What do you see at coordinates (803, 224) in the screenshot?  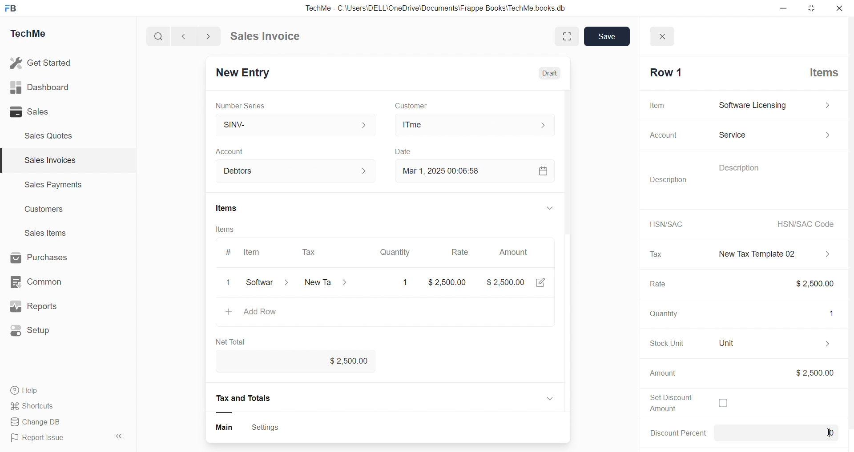 I see `HSN/SAC Code` at bounding box center [803, 224].